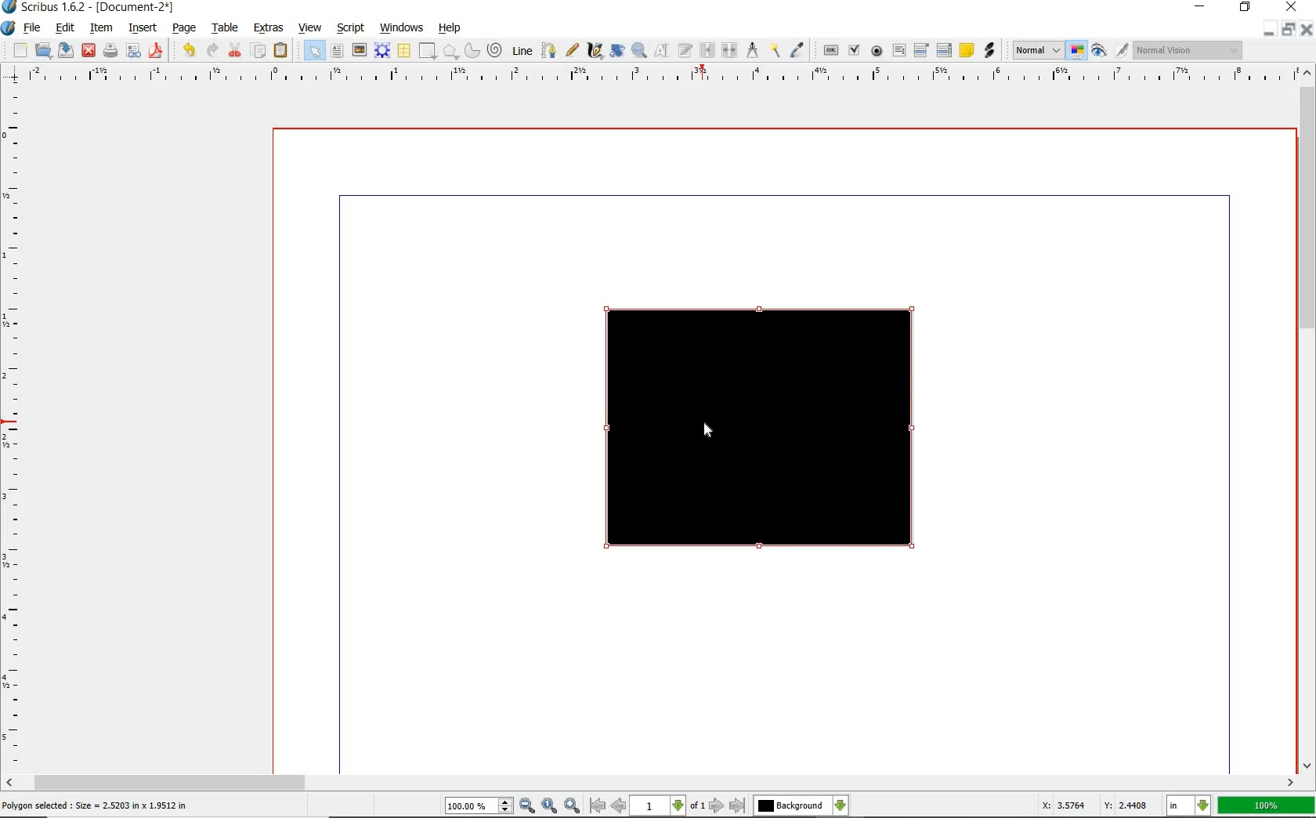 The image size is (1316, 818). What do you see at coordinates (339, 50) in the screenshot?
I see `text frame` at bounding box center [339, 50].